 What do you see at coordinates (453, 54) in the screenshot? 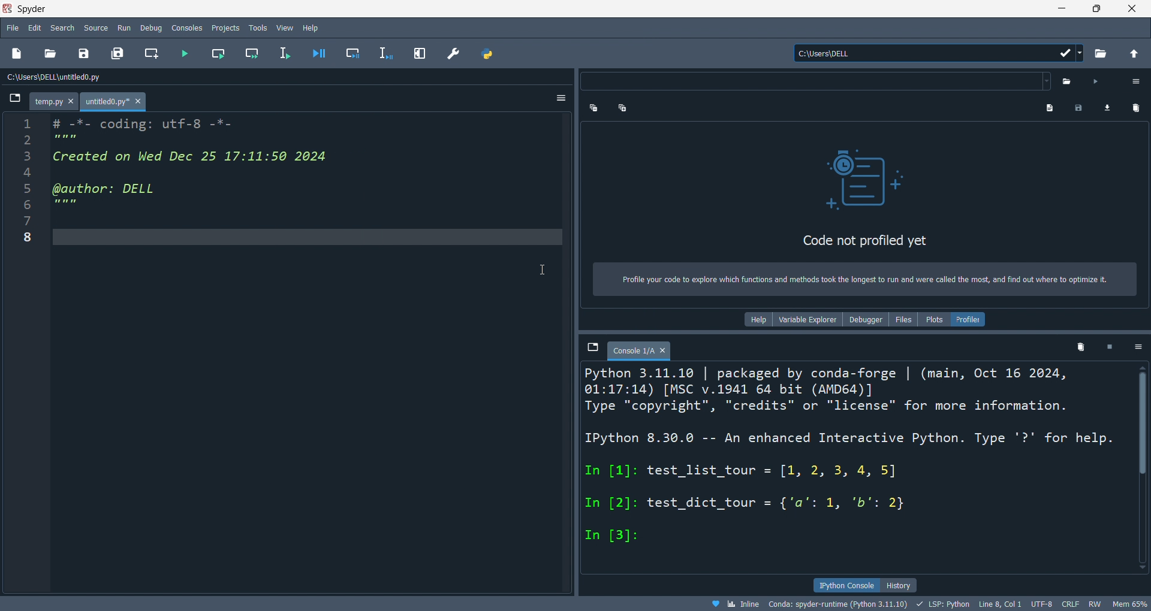
I see `preference` at bounding box center [453, 54].